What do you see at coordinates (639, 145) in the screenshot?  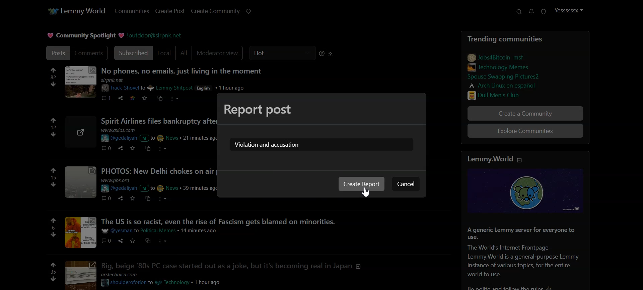 I see `Vertical scroll bar` at bounding box center [639, 145].